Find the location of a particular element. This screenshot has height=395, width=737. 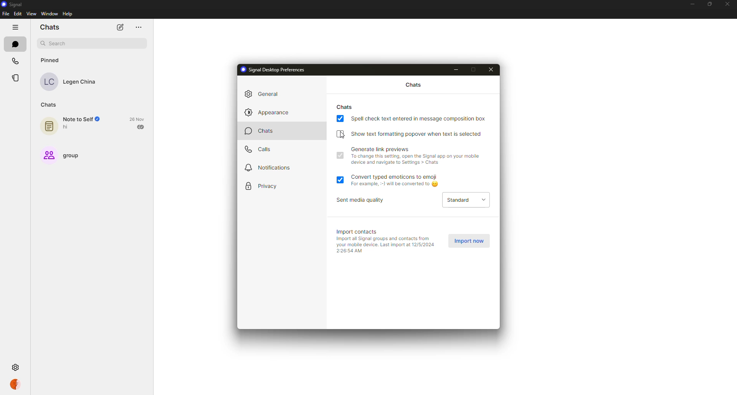

date is located at coordinates (137, 119).